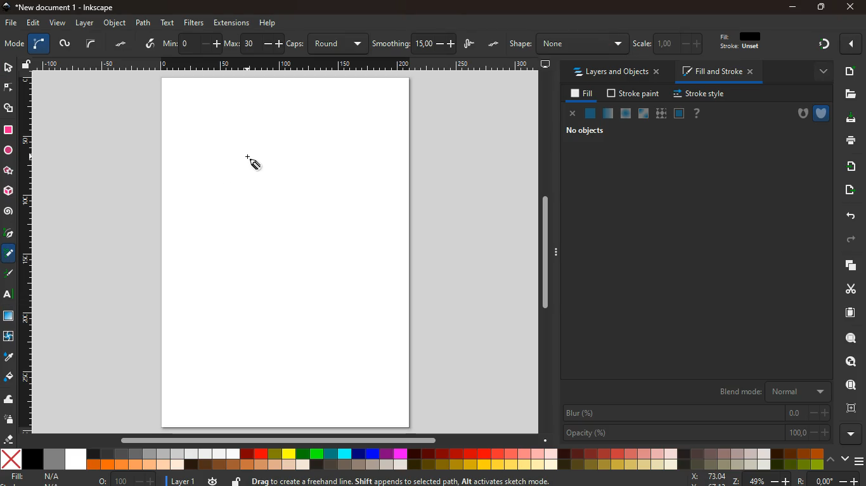  What do you see at coordinates (9, 400) in the screenshot?
I see `wave` at bounding box center [9, 400].